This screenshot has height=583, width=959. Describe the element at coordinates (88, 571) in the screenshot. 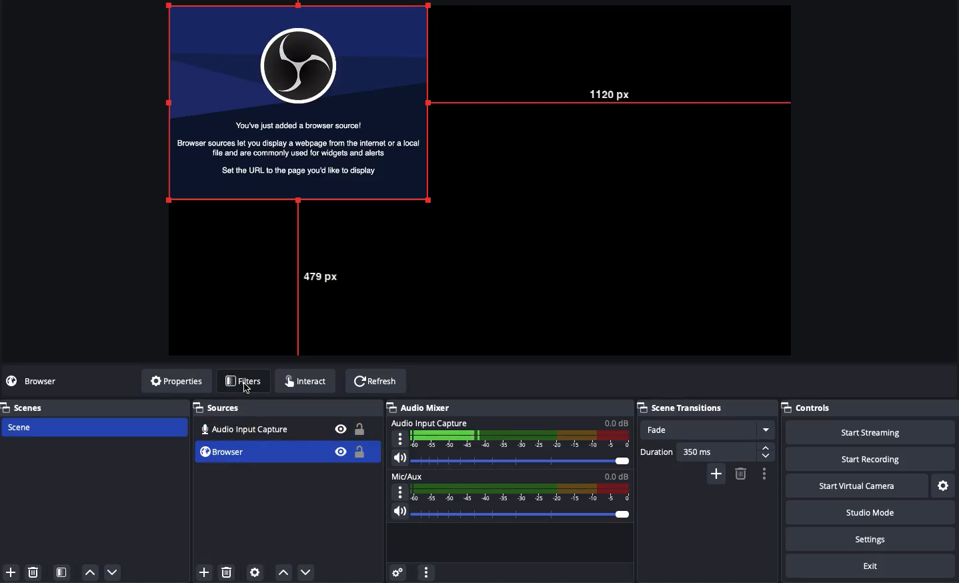

I see `Up` at that location.